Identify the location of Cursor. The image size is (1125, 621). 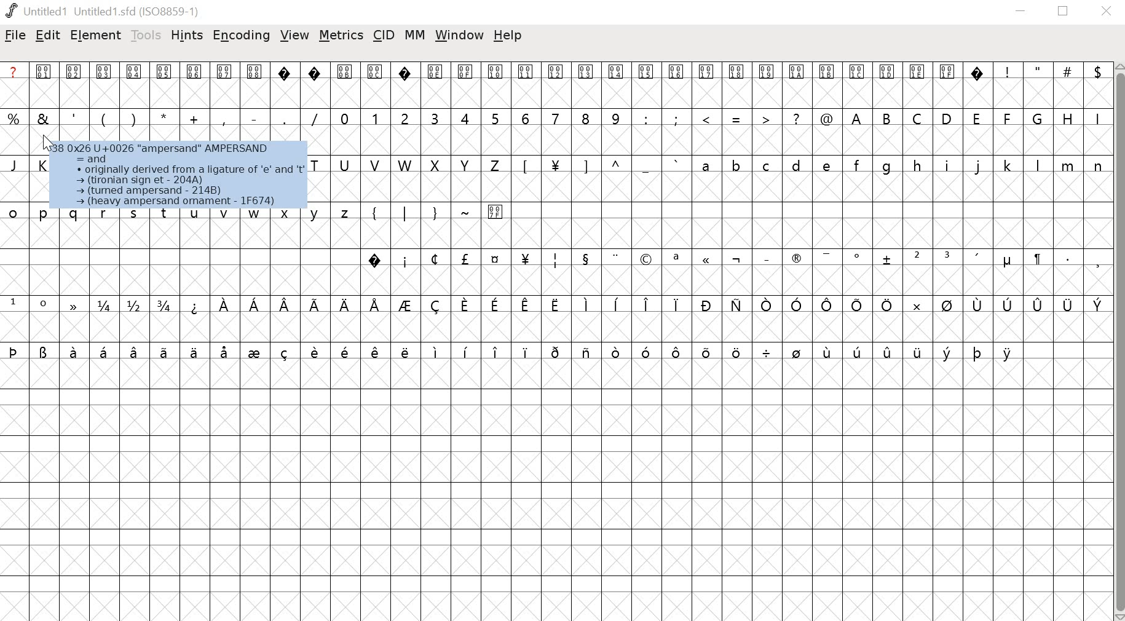
(49, 141).